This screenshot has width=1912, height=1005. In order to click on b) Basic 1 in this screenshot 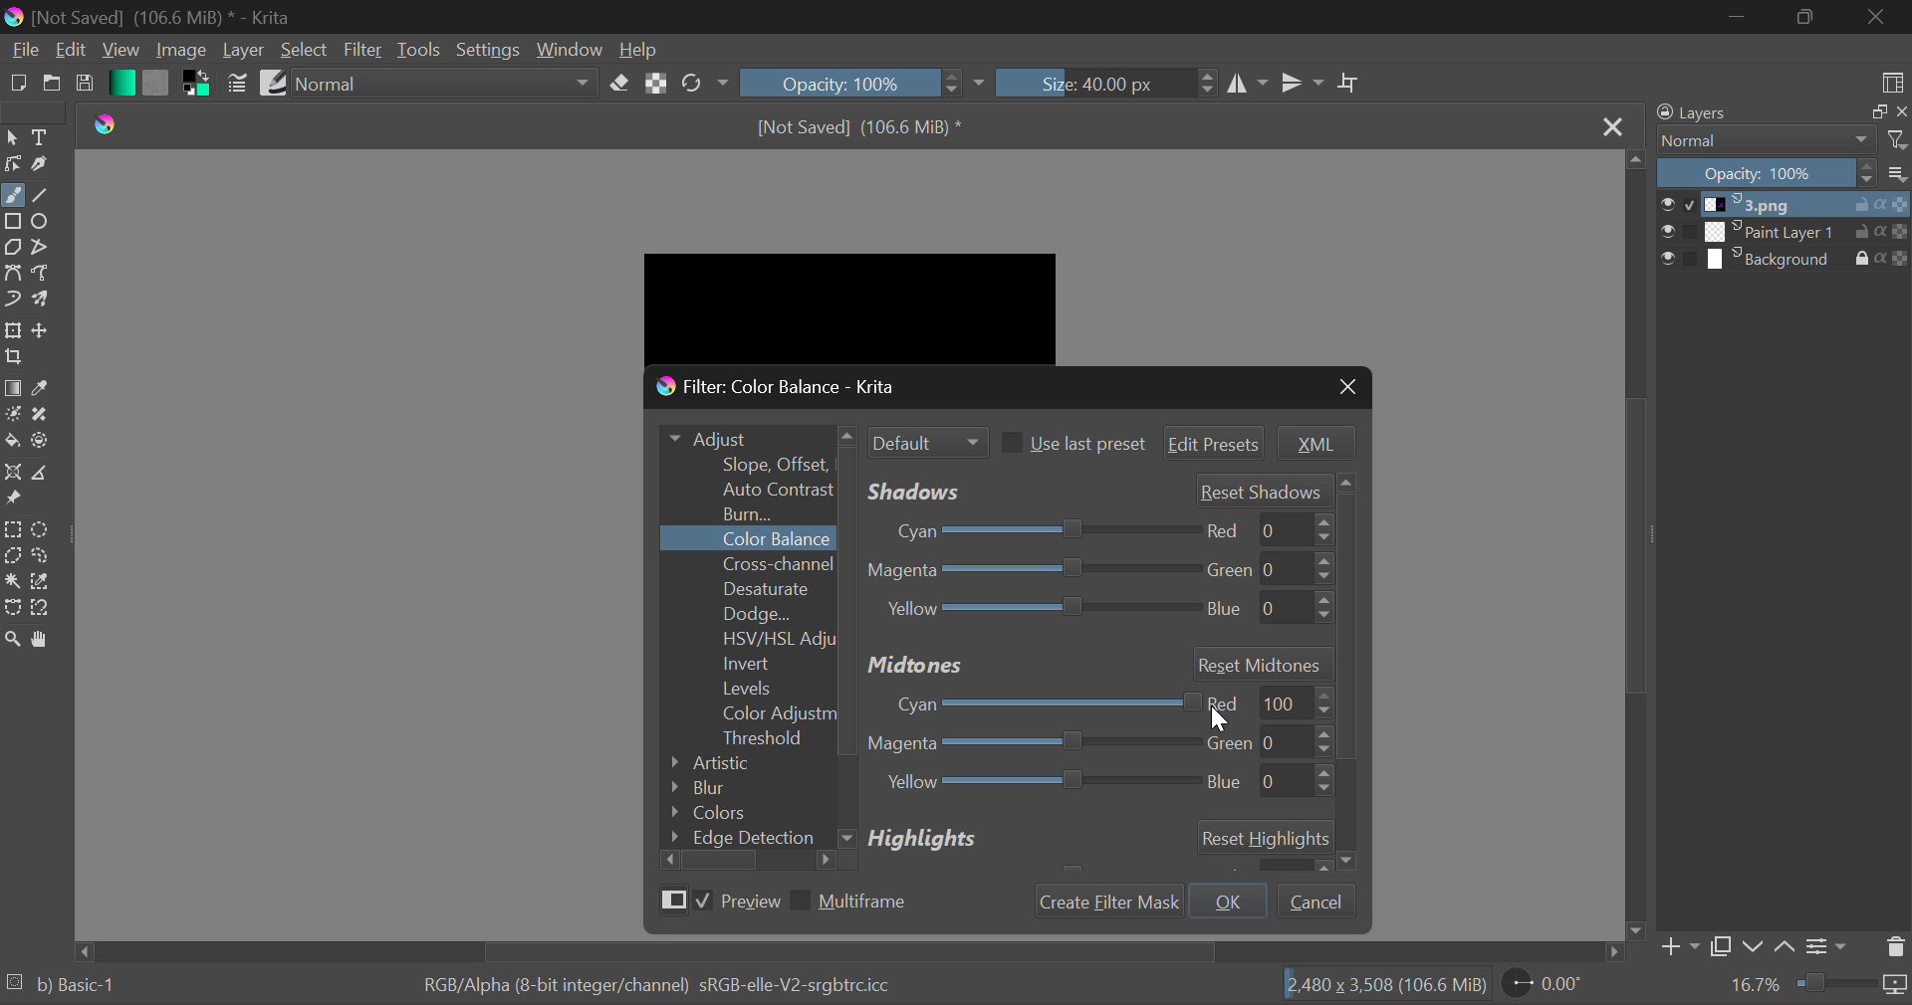, I will do `click(85, 988)`.